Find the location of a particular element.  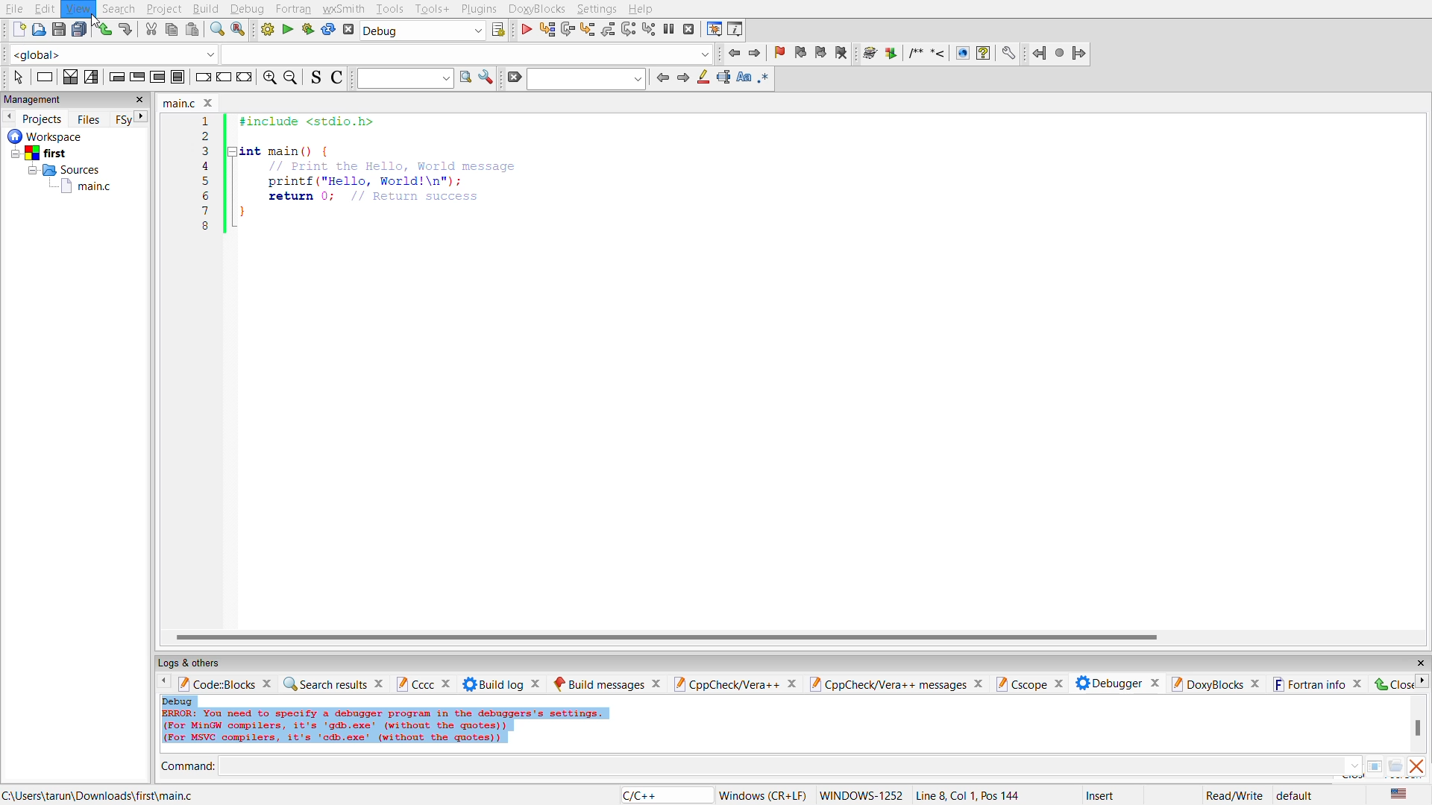

new is located at coordinates (16, 30).